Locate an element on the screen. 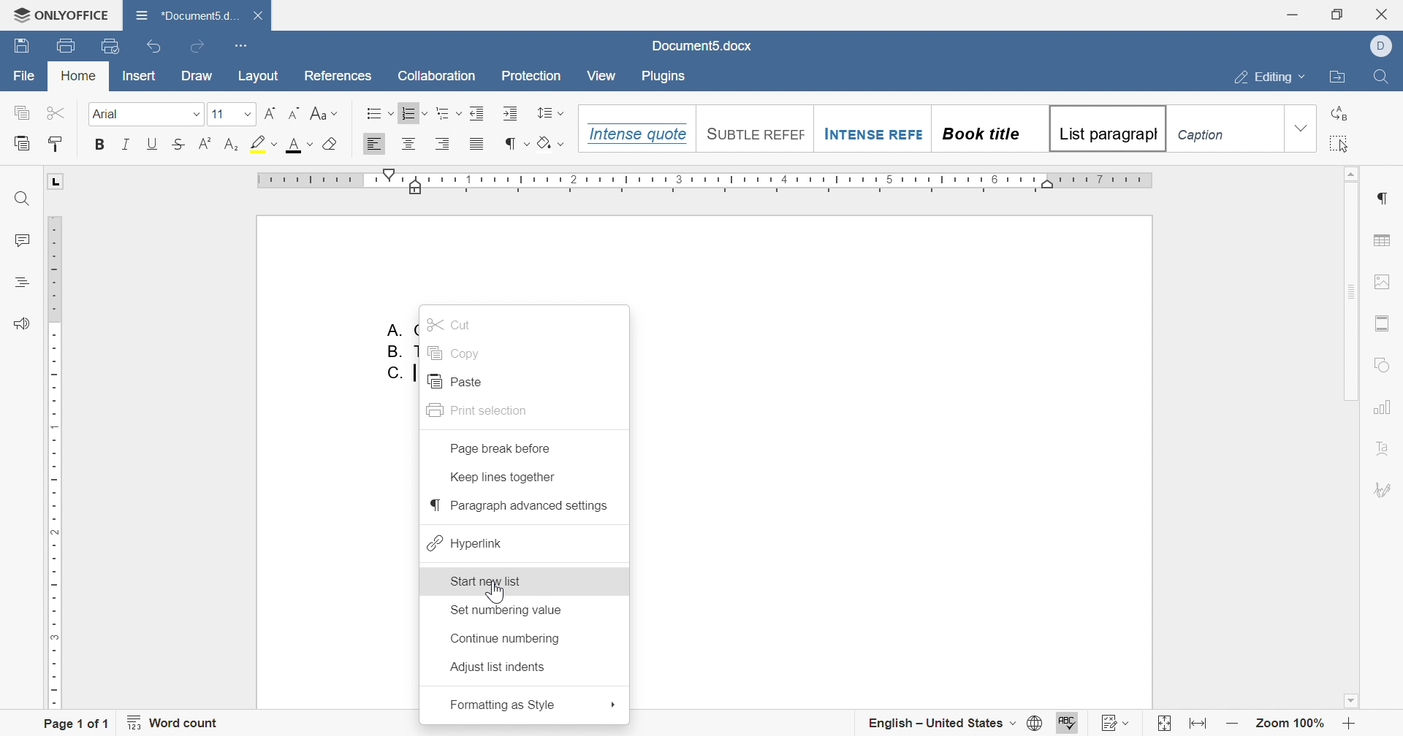 Image resolution: width=1403 pixels, height=736 pixels. Multilevel list is located at coordinates (447, 113).